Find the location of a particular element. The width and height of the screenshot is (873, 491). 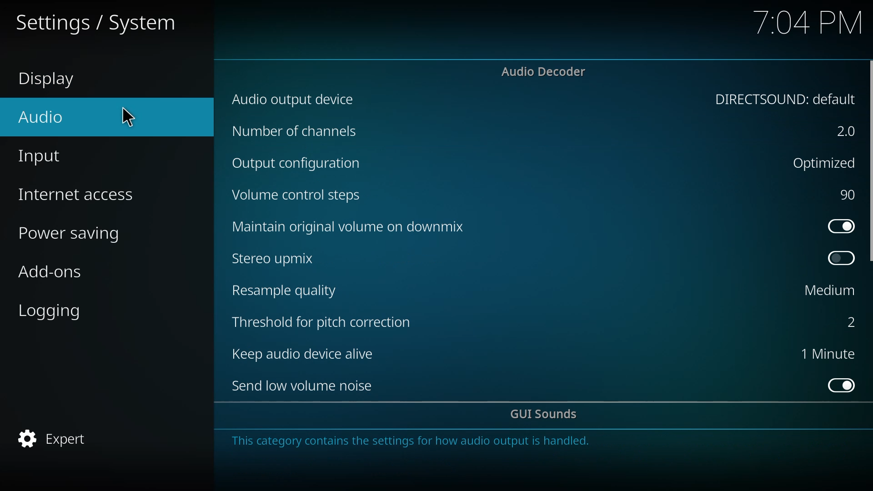

default is located at coordinates (786, 100).